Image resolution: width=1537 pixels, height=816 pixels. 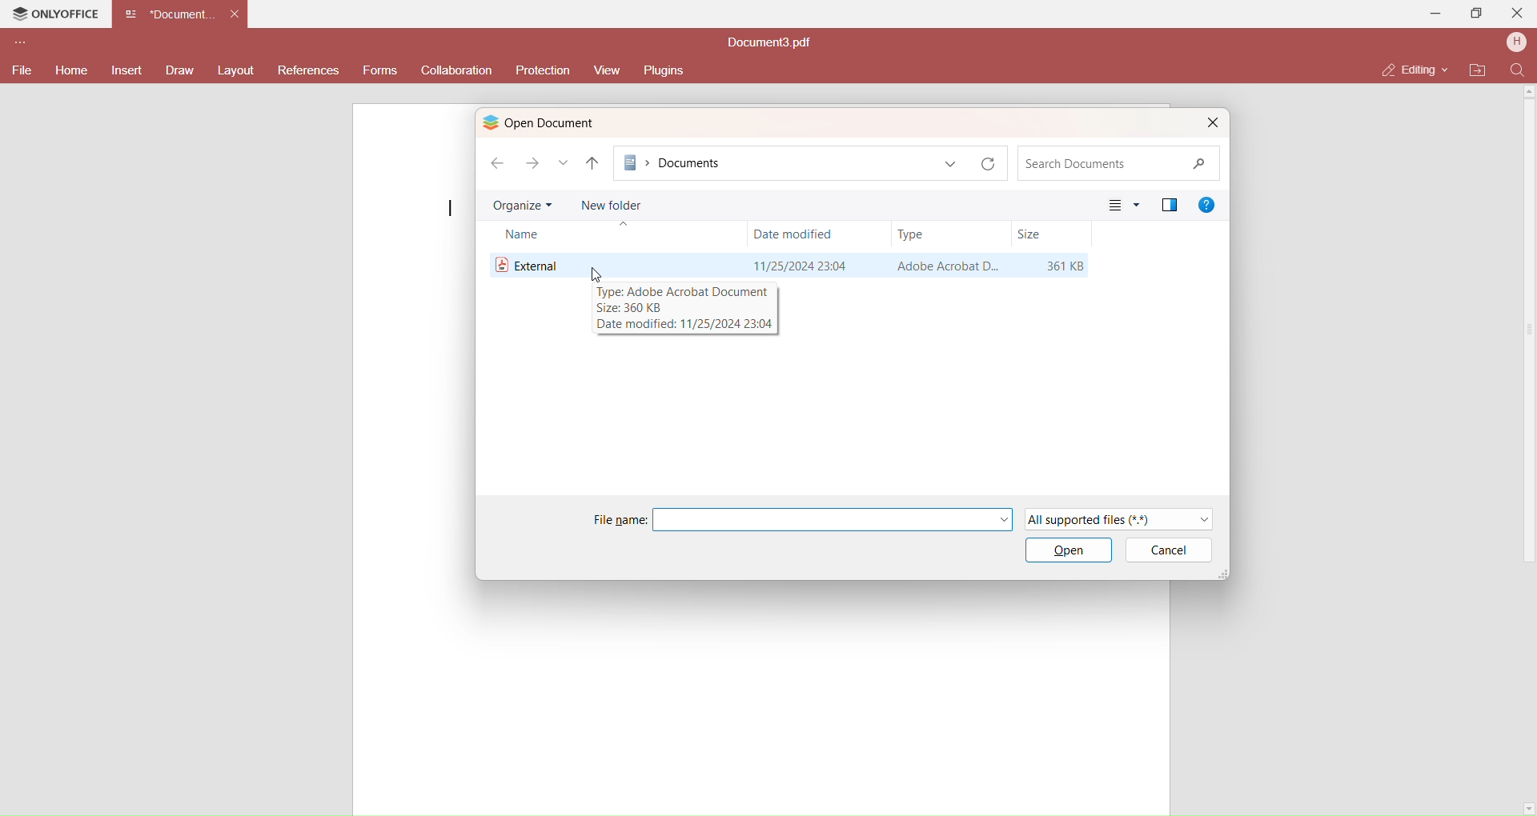 I want to click on Cursor, so click(x=594, y=272).